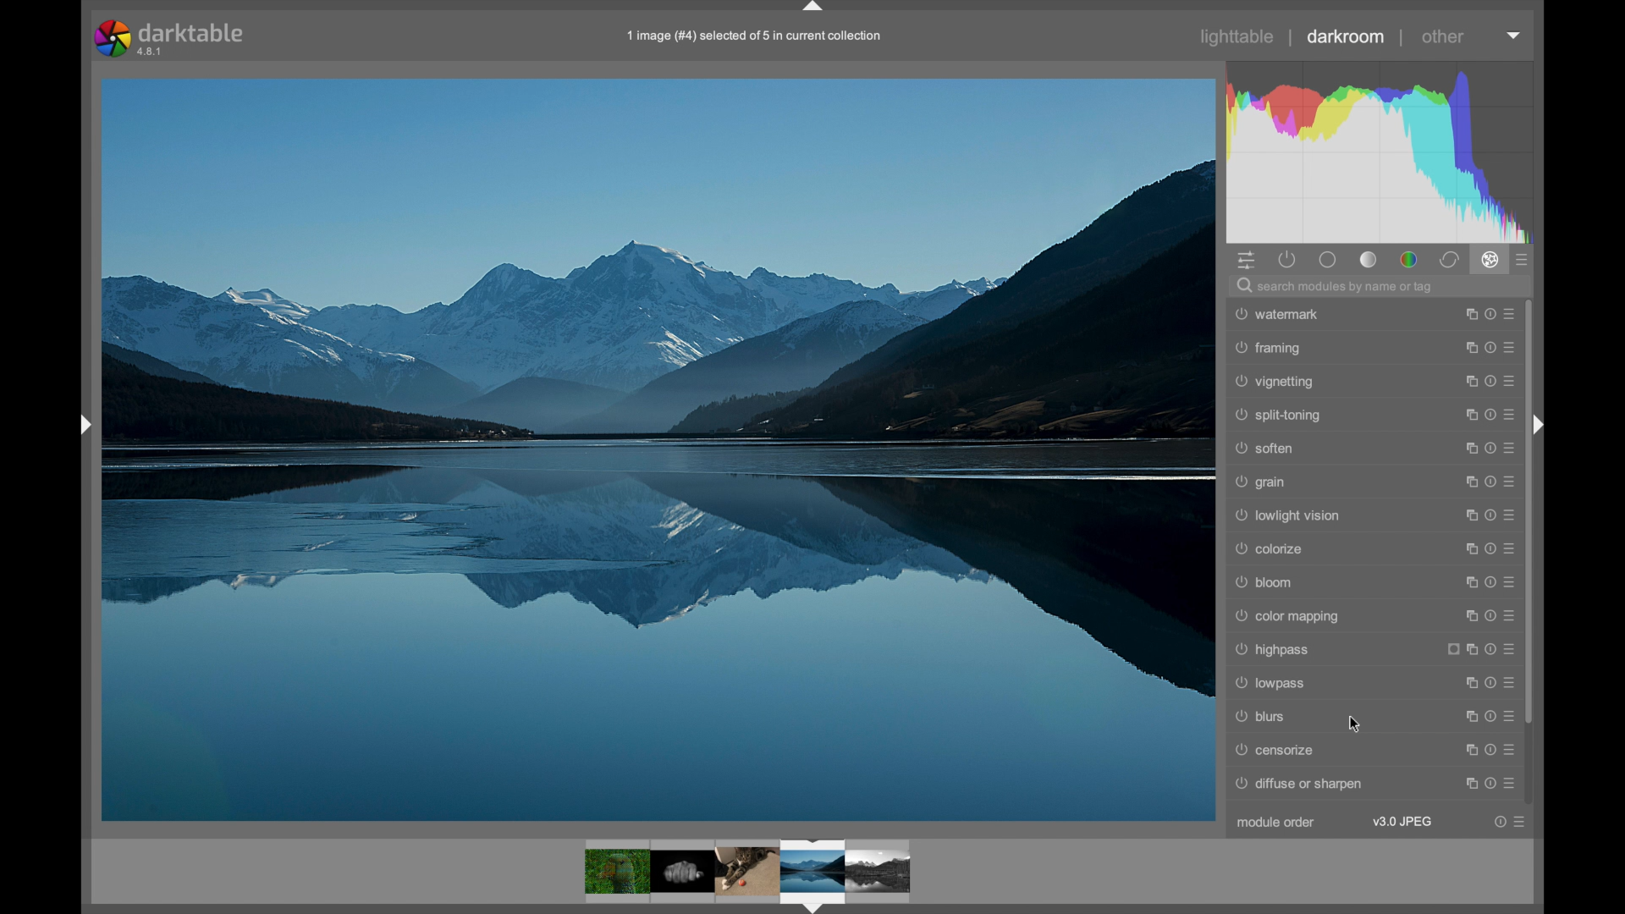  What do you see at coordinates (1447, 650) in the screenshot?
I see `icon` at bounding box center [1447, 650].